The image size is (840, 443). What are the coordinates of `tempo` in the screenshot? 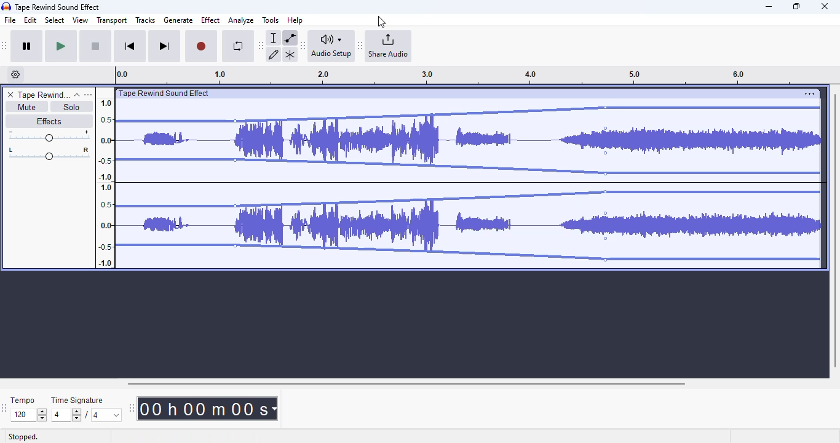 It's located at (23, 400).